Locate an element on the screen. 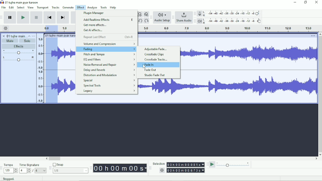 The image size is (322, 181). Horizontal scrollbar is located at coordinates (182, 159).